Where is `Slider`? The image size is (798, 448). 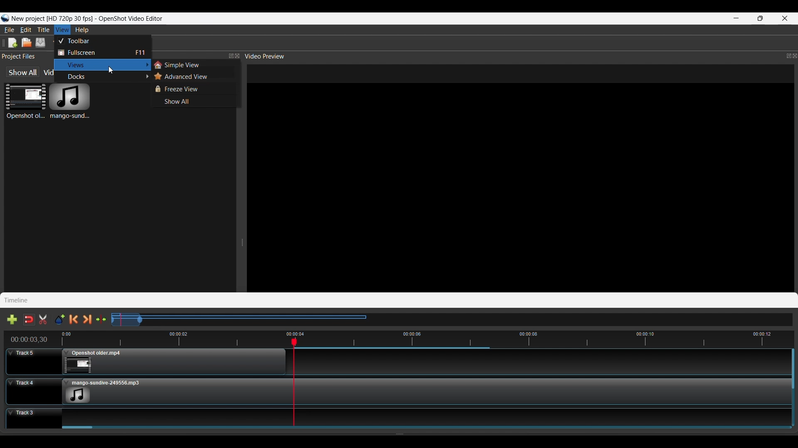 Slider is located at coordinates (430, 429).